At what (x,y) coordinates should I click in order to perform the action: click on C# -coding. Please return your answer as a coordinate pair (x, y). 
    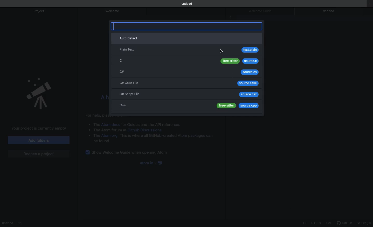
    Looking at the image, I should click on (186, 72).